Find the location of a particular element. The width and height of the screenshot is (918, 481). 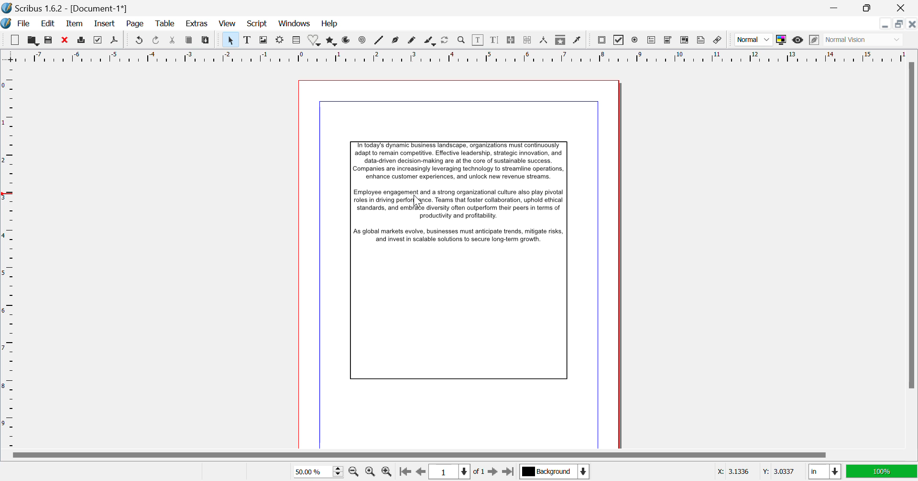

Meausrement Units is located at coordinates (825, 472).